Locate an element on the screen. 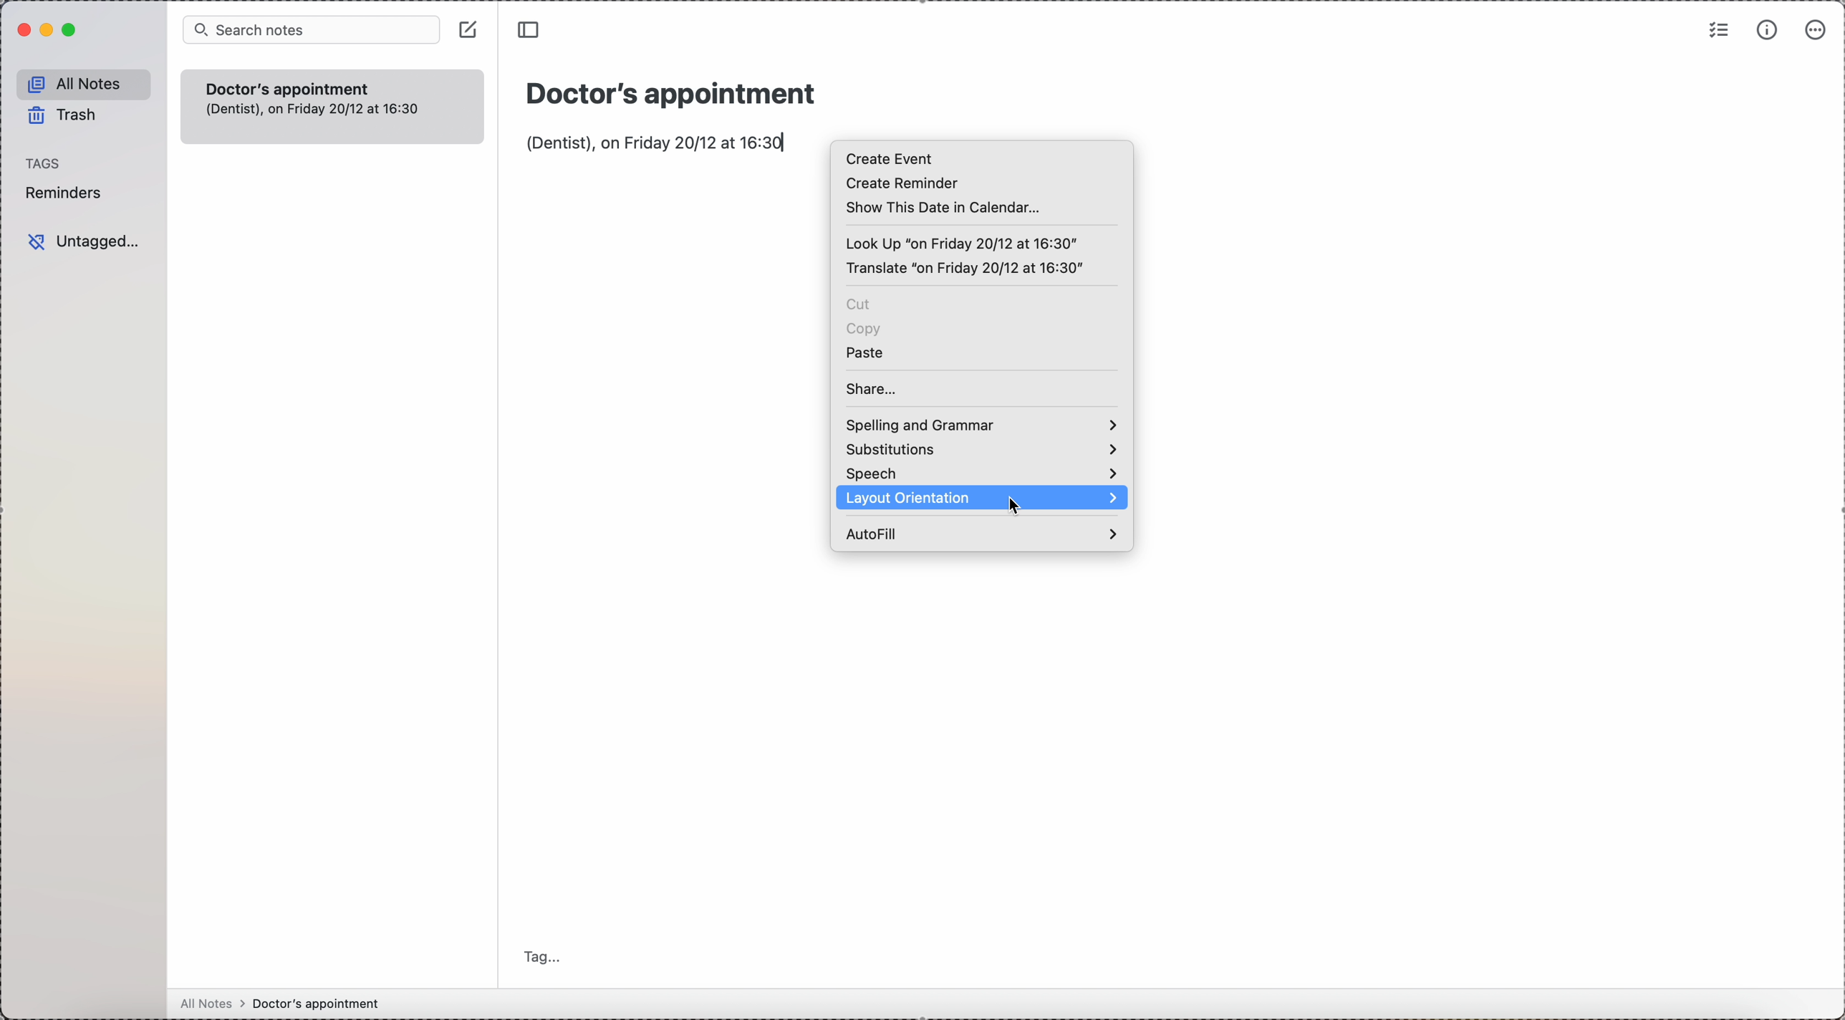  tag is located at coordinates (541, 956).